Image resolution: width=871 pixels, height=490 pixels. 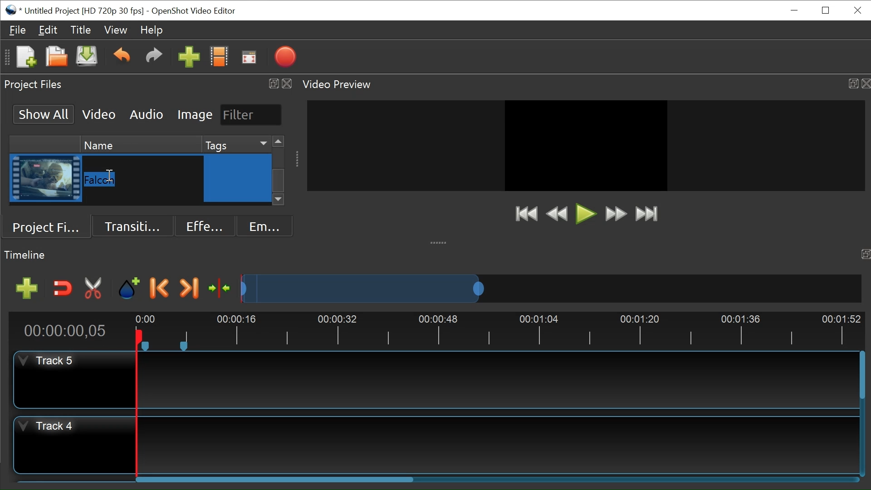 What do you see at coordinates (646, 215) in the screenshot?
I see `Jump to End` at bounding box center [646, 215].